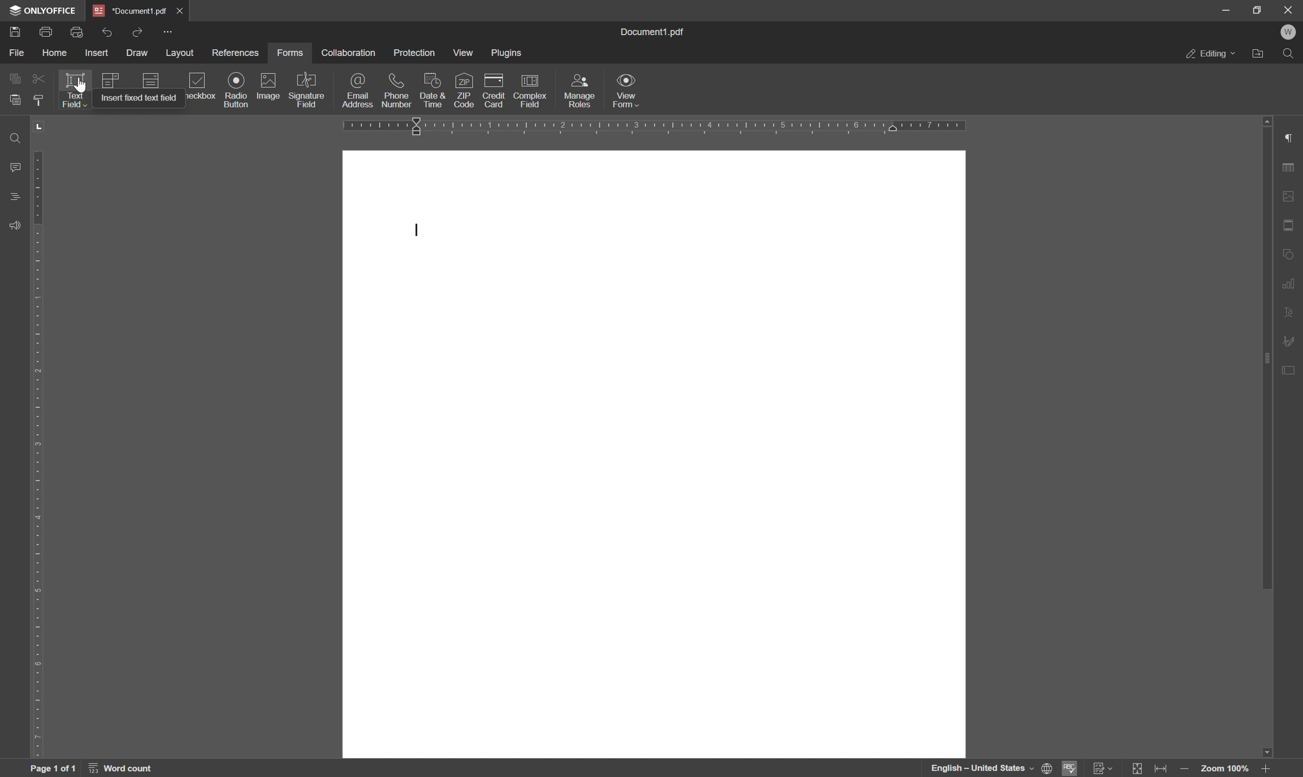 This screenshot has height=777, width=1303. Describe the element at coordinates (1289, 32) in the screenshot. I see `welcome` at that location.